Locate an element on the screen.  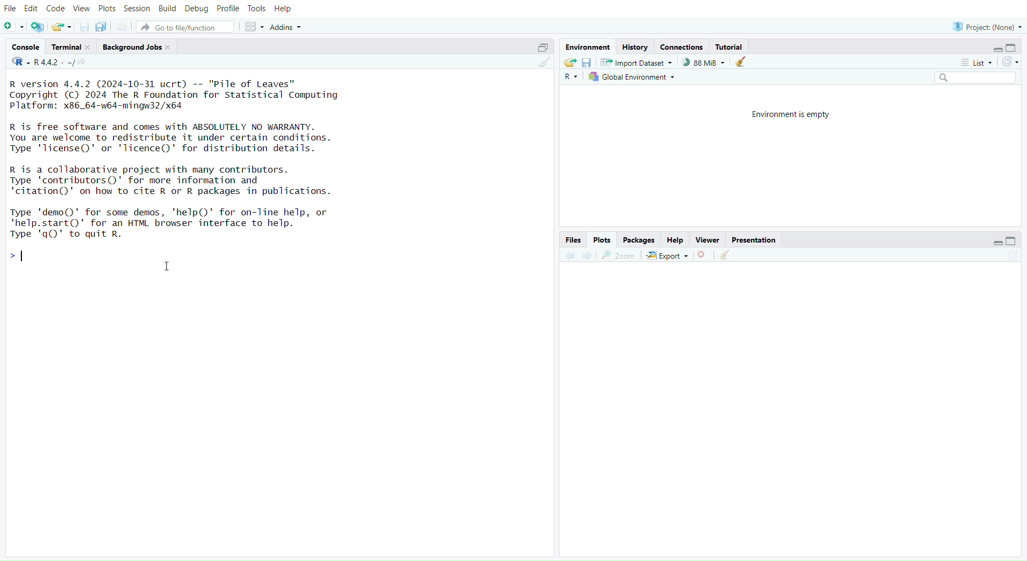
plots is located at coordinates (602, 239).